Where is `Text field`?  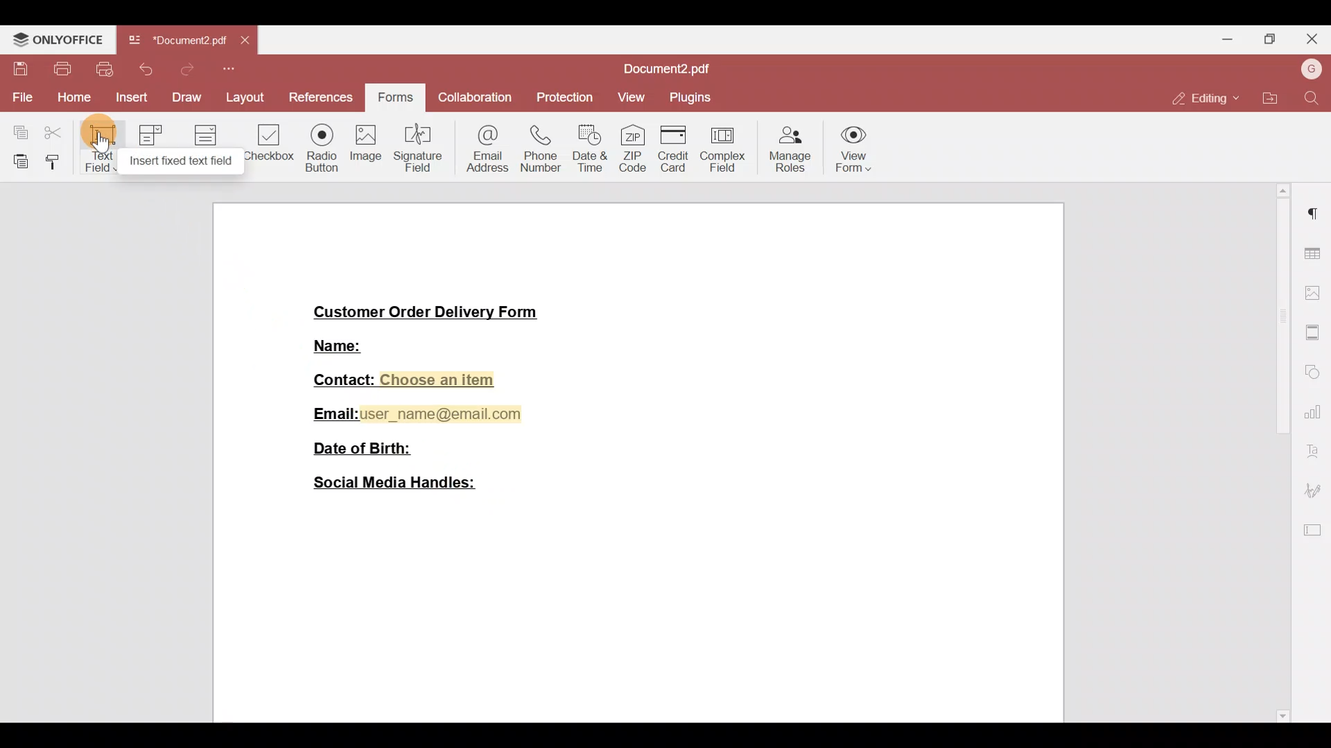 Text field is located at coordinates (98, 150).